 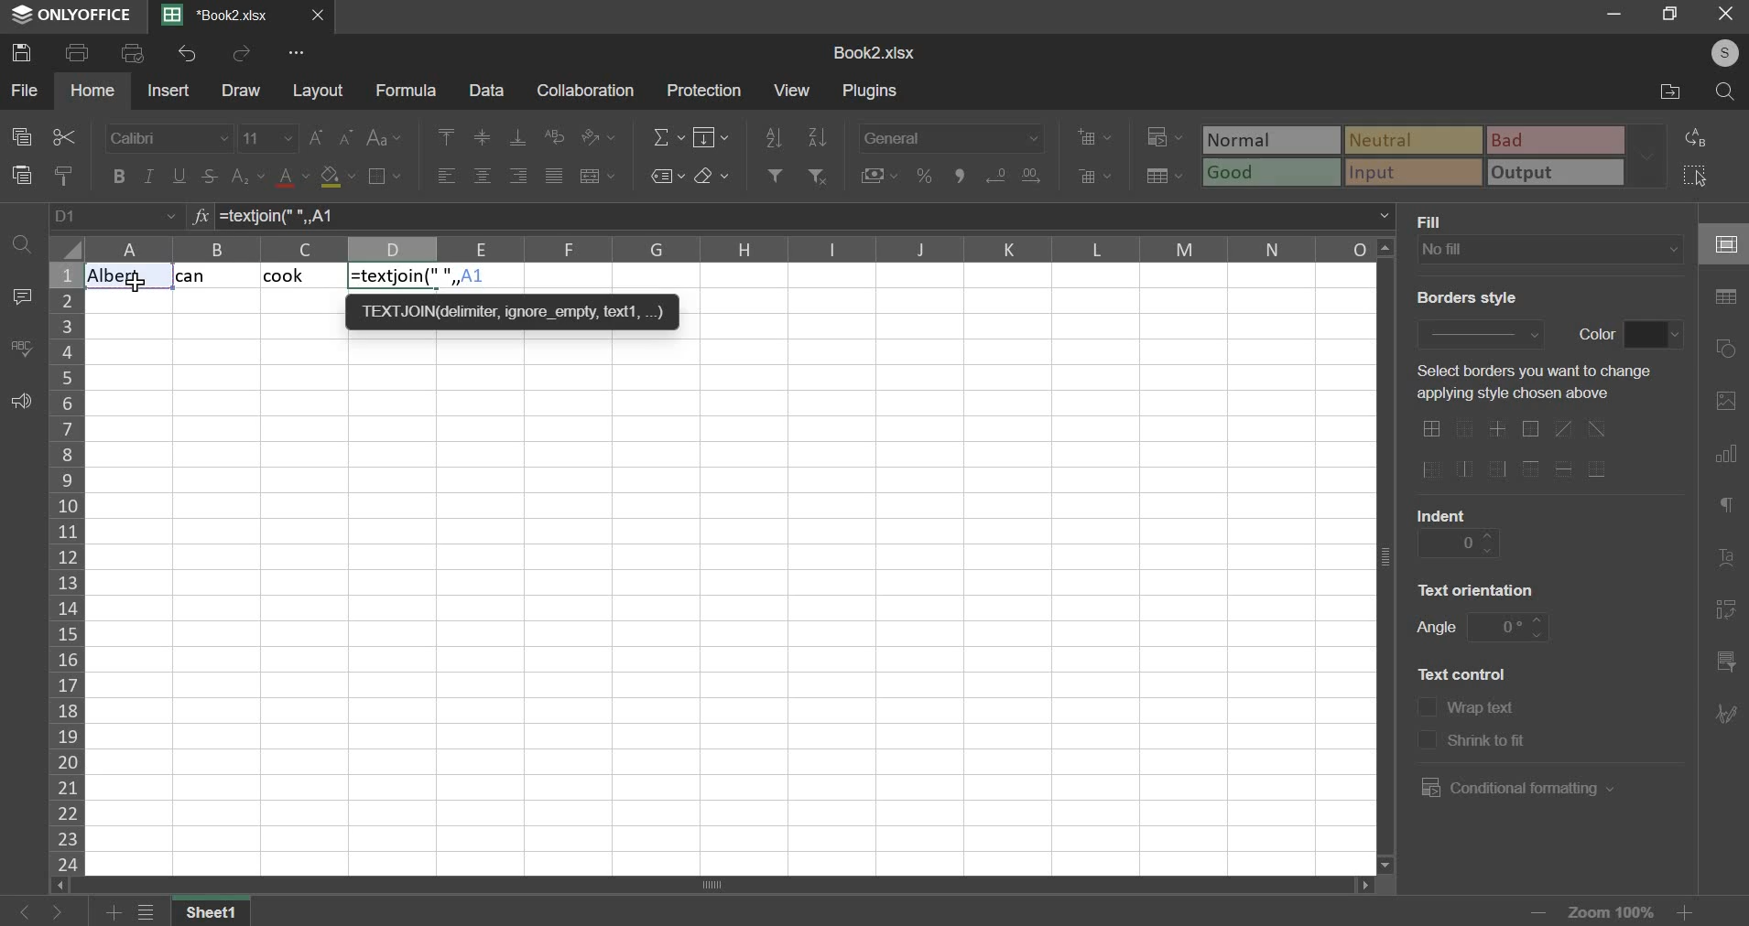 What do you see at coordinates (322, 17) in the screenshot?
I see `close` at bounding box center [322, 17].